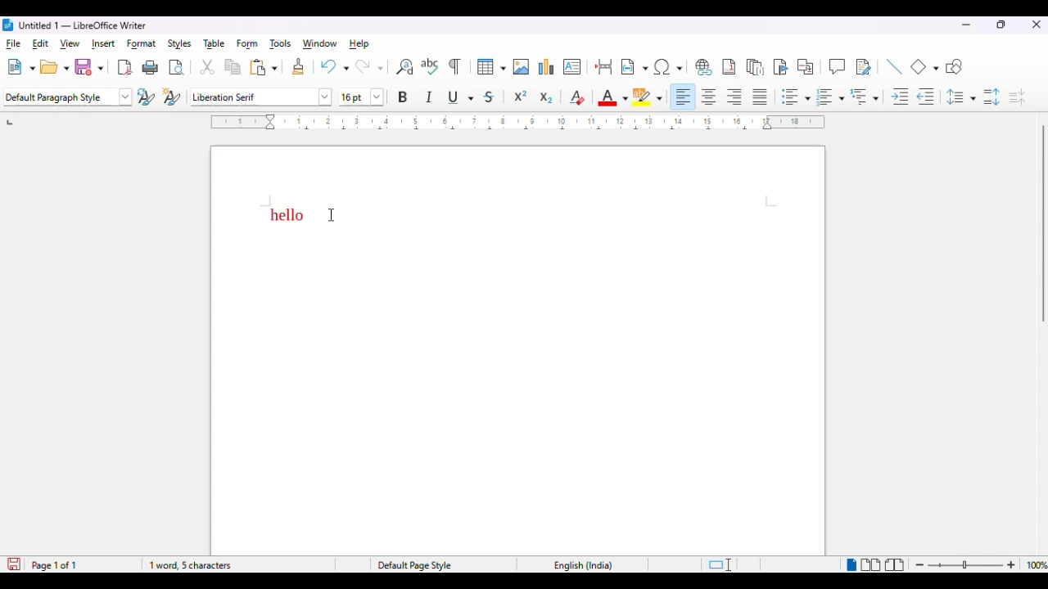 The height and width of the screenshot is (589, 1048). I want to click on copy, so click(233, 68).